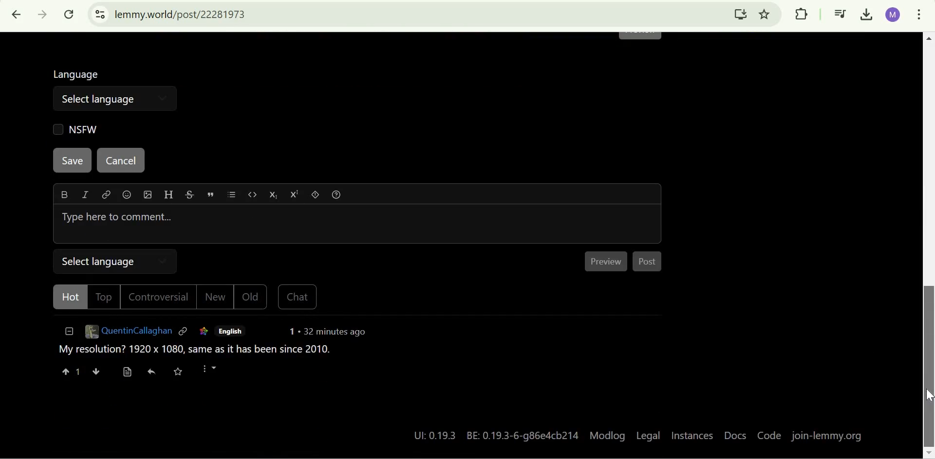 The height and width of the screenshot is (459, 935). Describe the element at coordinates (67, 334) in the screenshot. I see `collapse` at that location.